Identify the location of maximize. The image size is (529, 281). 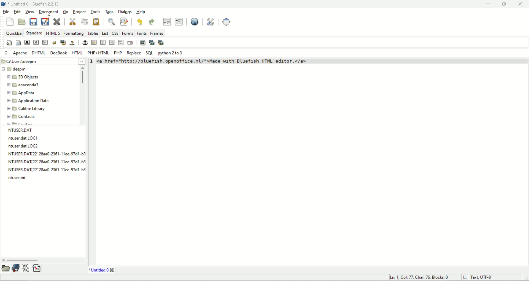
(503, 4).